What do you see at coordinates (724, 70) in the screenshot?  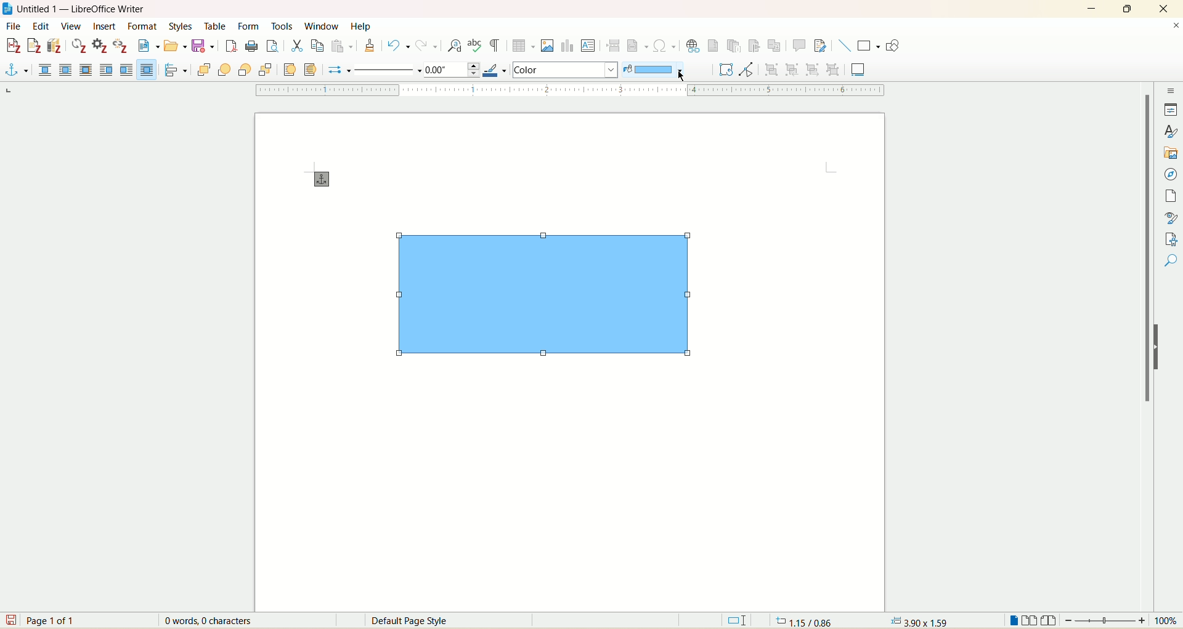 I see `rotate` at bounding box center [724, 70].